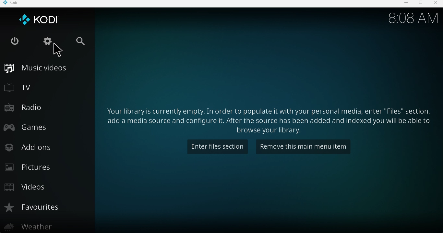 The height and width of the screenshot is (233, 443). What do you see at coordinates (46, 42) in the screenshot?
I see `Settings` at bounding box center [46, 42].